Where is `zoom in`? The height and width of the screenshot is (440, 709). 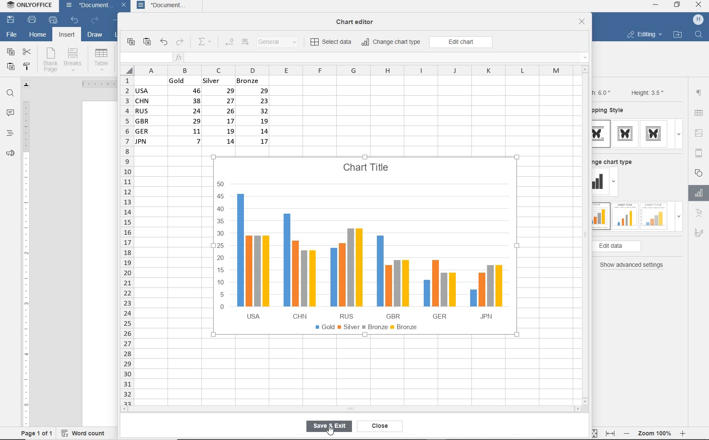 zoom in is located at coordinates (683, 432).